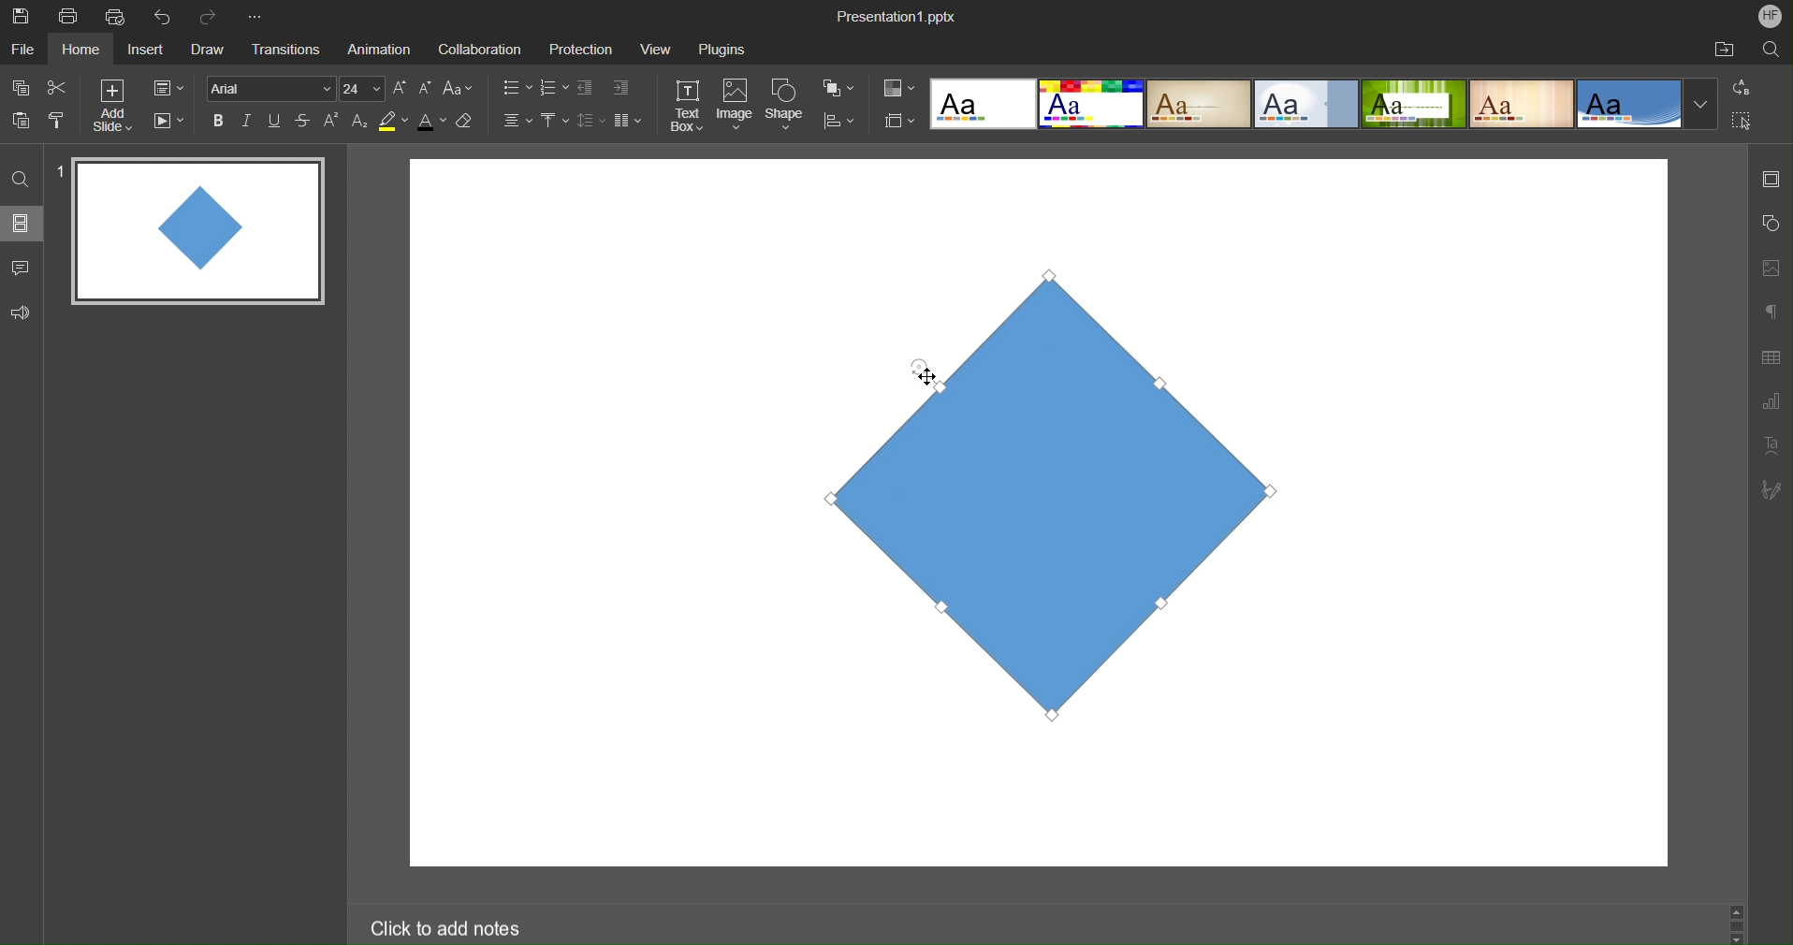 Image resolution: width=1793 pixels, height=945 pixels. I want to click on Line Spacing, so click(591, 120).